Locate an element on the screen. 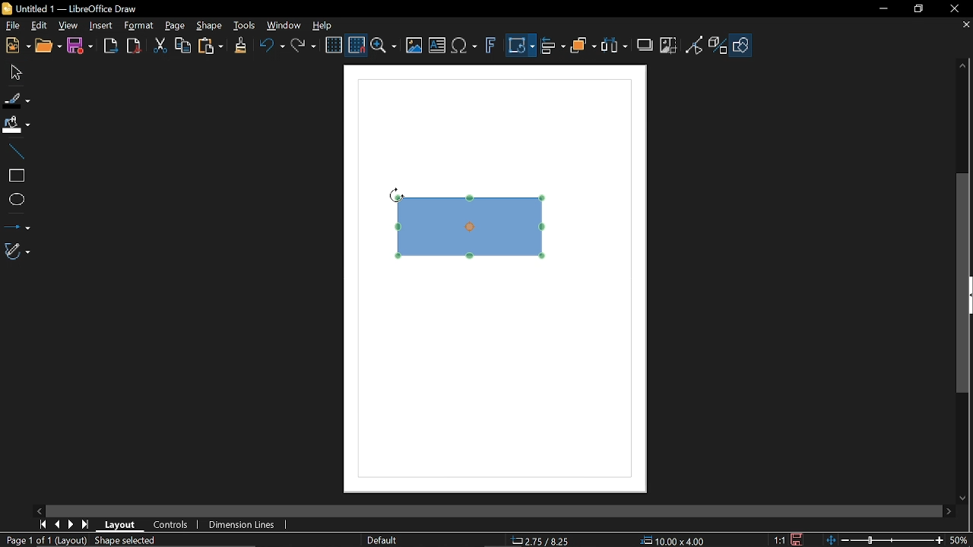 The image size is (973, 547). Vertical scrollbar is located at coordinates (963, 283).